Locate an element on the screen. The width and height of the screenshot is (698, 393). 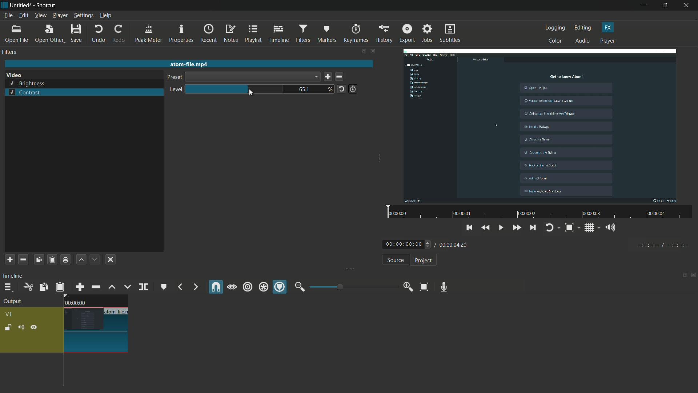
timeline menu is located at coordinates (8, 288).